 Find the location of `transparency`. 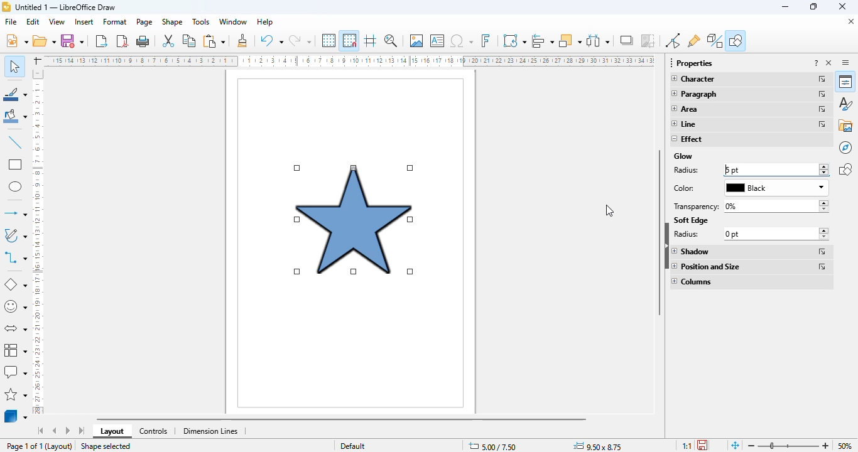

transparency is located at coordinates (697, 206).